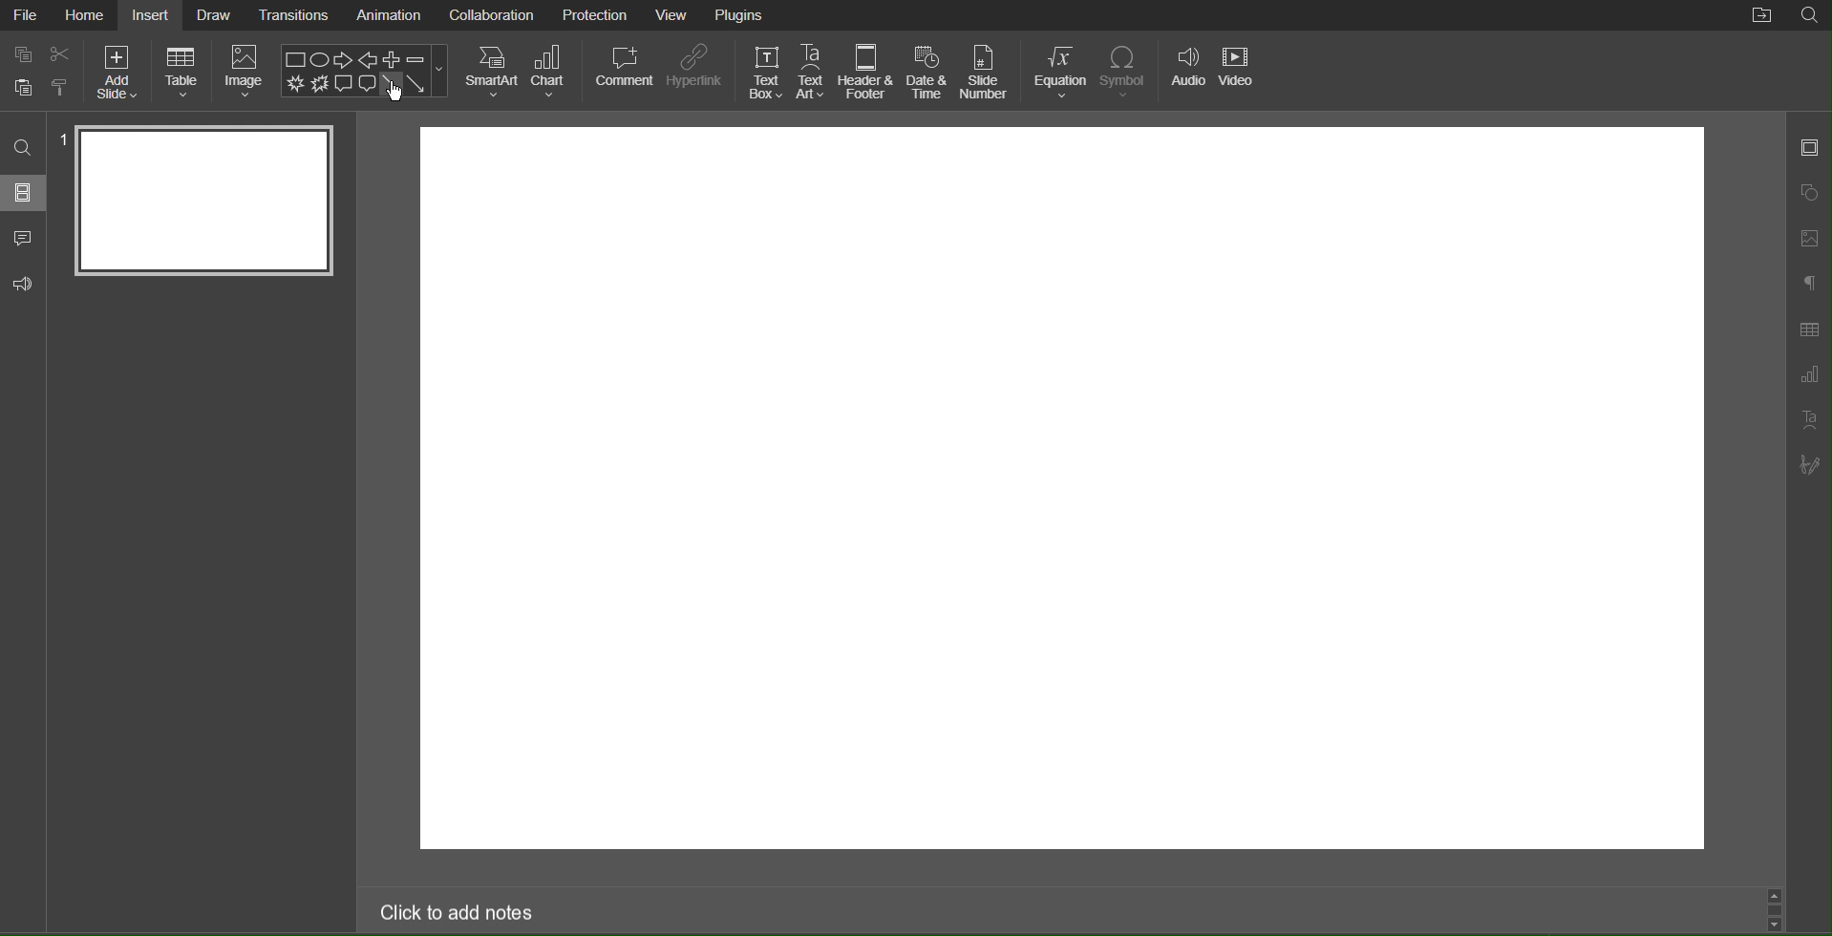 The width and height of the screenshot is (1832, 936). Describe the element at coordinates (61, 53) in the screenshot. I see `Cut` at that location.